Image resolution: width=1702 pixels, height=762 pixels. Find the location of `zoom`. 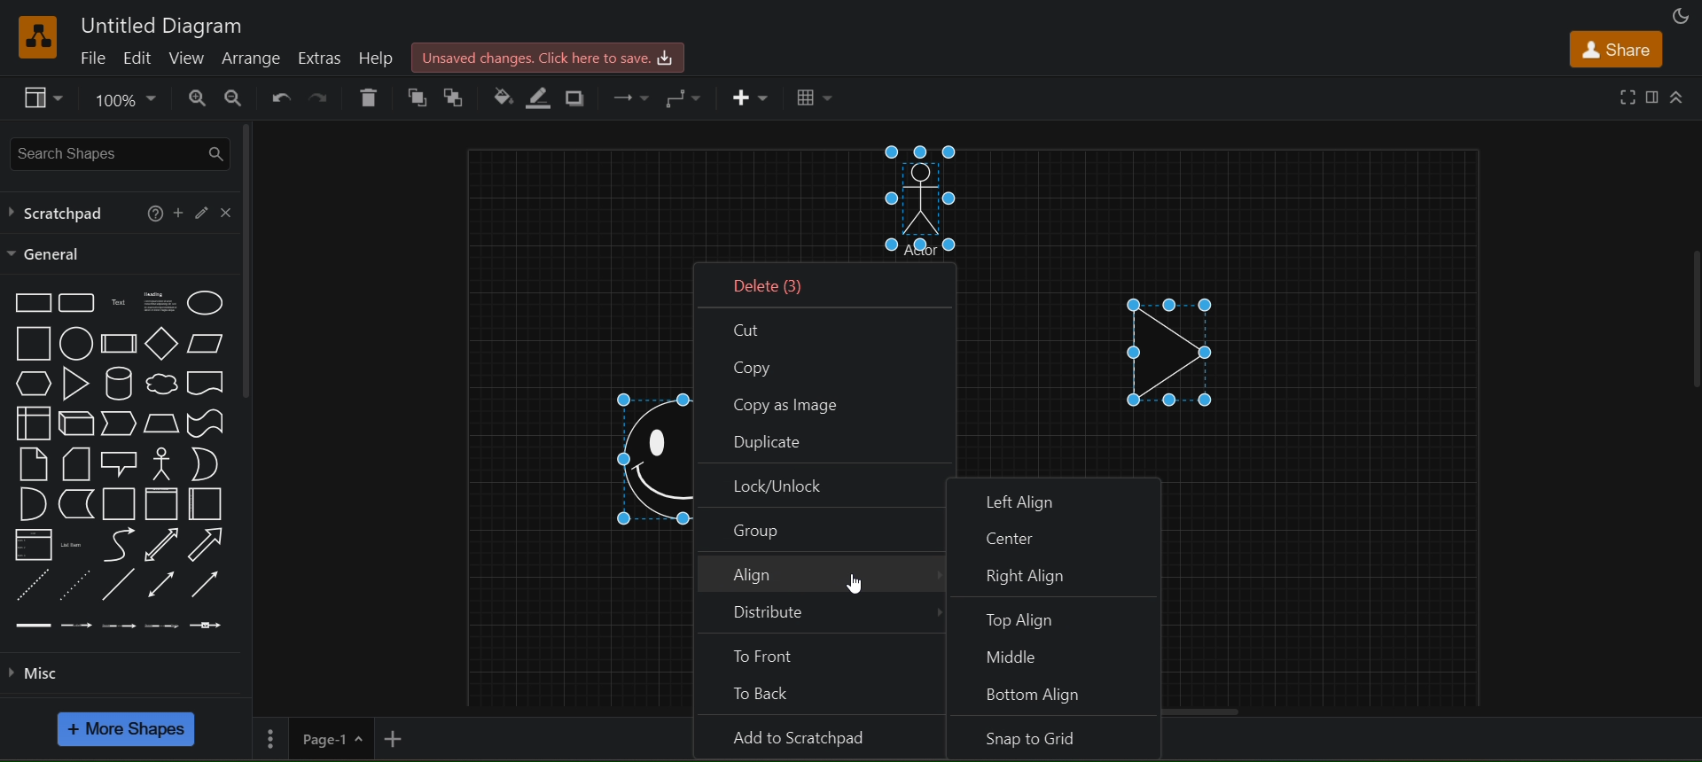

zoom is located at coordinates (121, 98).